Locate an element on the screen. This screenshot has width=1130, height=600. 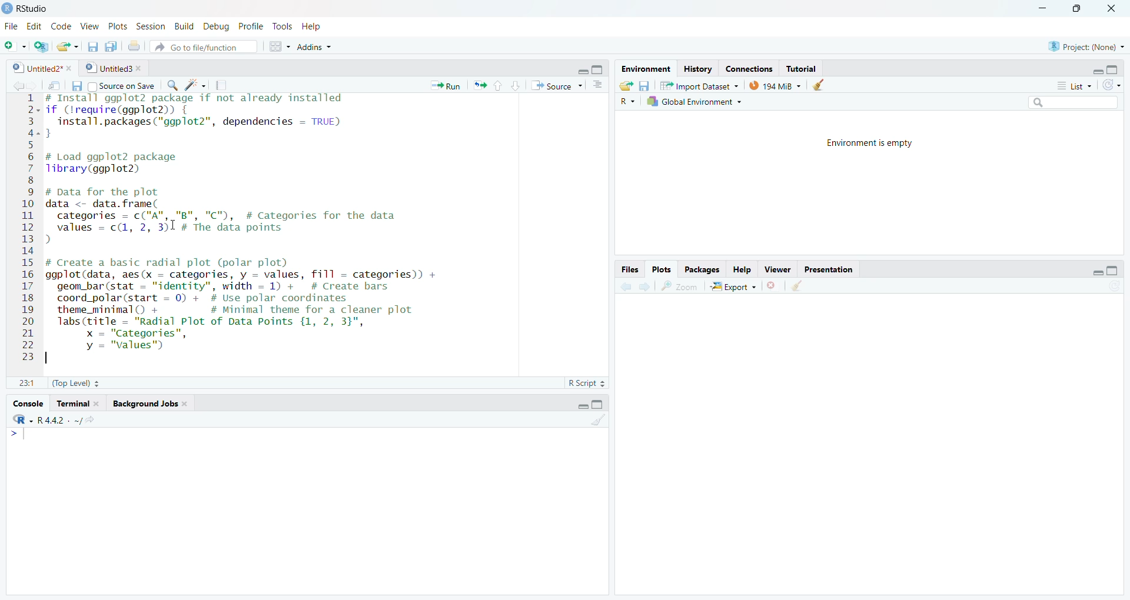
save all documents is located at coordinates (112, 46).